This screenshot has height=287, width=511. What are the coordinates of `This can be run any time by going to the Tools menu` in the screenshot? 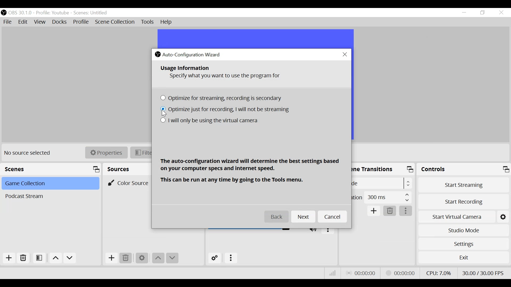 It's located at (234, 180).